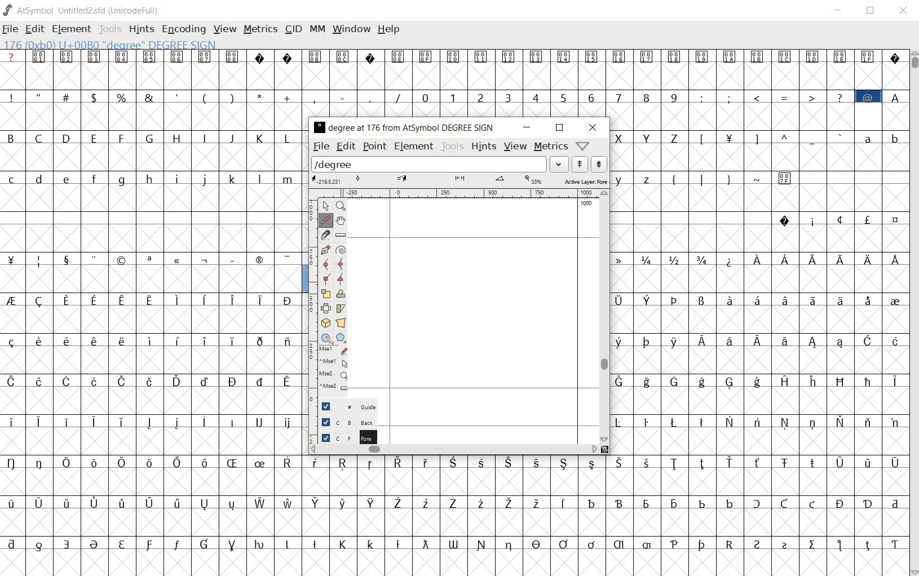  I want to click on scrollbar, so click(603, 317).